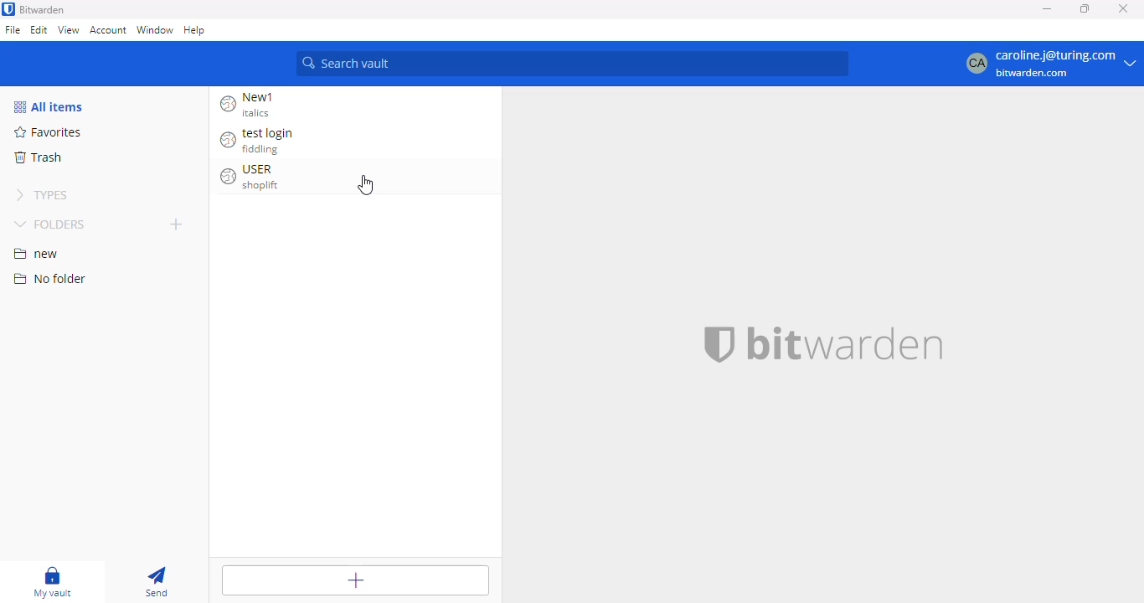 This screenshot has height=603, width=1144. Describe the element at coordinates (156, 580) in the screenshot. I see `send` at that location.